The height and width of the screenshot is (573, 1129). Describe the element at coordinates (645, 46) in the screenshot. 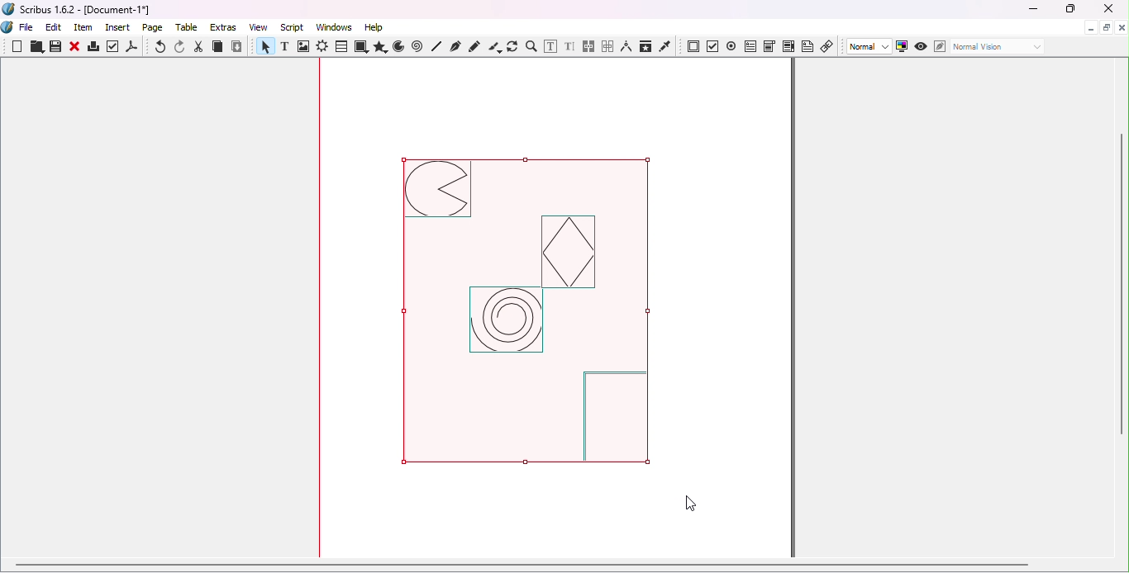

I see `Copy item properties` at that location.